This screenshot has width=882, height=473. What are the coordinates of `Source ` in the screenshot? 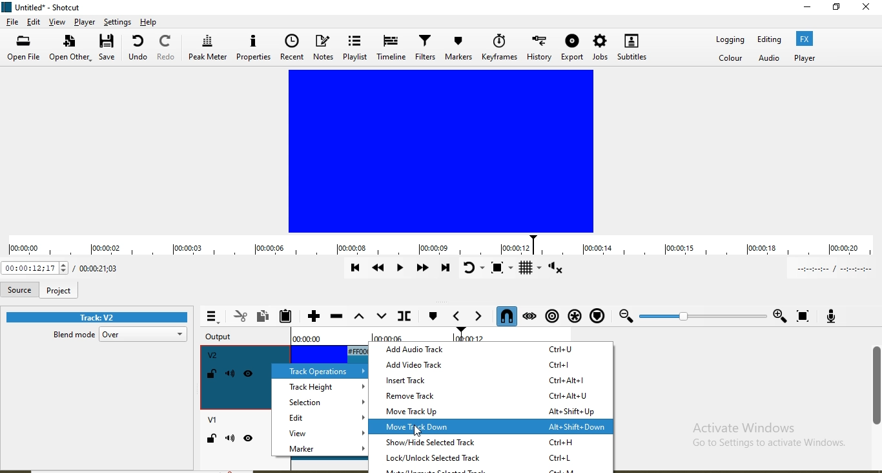 It's located at (19, 290).